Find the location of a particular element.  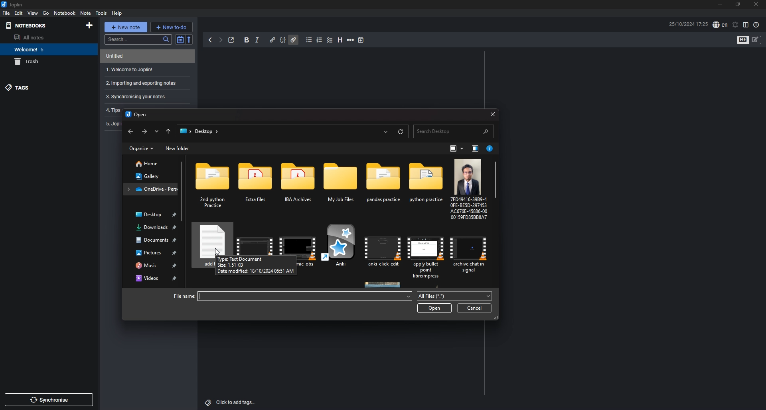

edit is located at coordinates (19, 13).